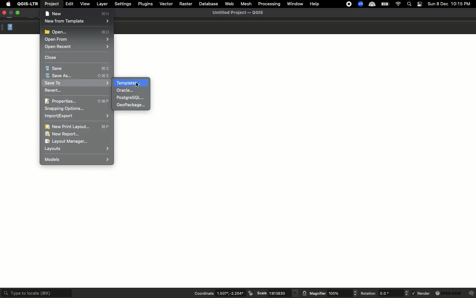  I want to click on cursor, so click(140, 84).